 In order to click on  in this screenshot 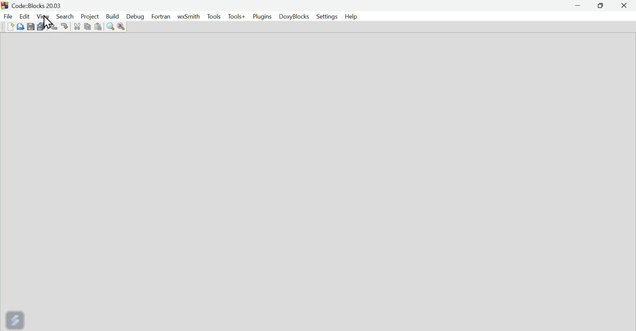, I will do `click(78, 26)`.